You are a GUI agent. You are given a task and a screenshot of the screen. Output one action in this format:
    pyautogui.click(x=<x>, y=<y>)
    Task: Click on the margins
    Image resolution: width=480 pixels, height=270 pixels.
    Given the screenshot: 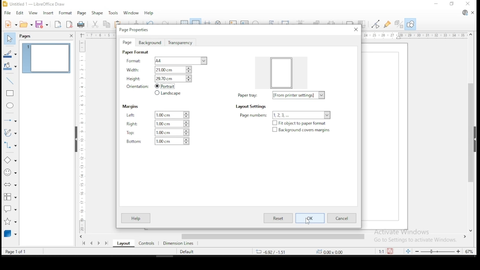 What is the action you would take?
    pyautogui.click(x=131, y=107)
    